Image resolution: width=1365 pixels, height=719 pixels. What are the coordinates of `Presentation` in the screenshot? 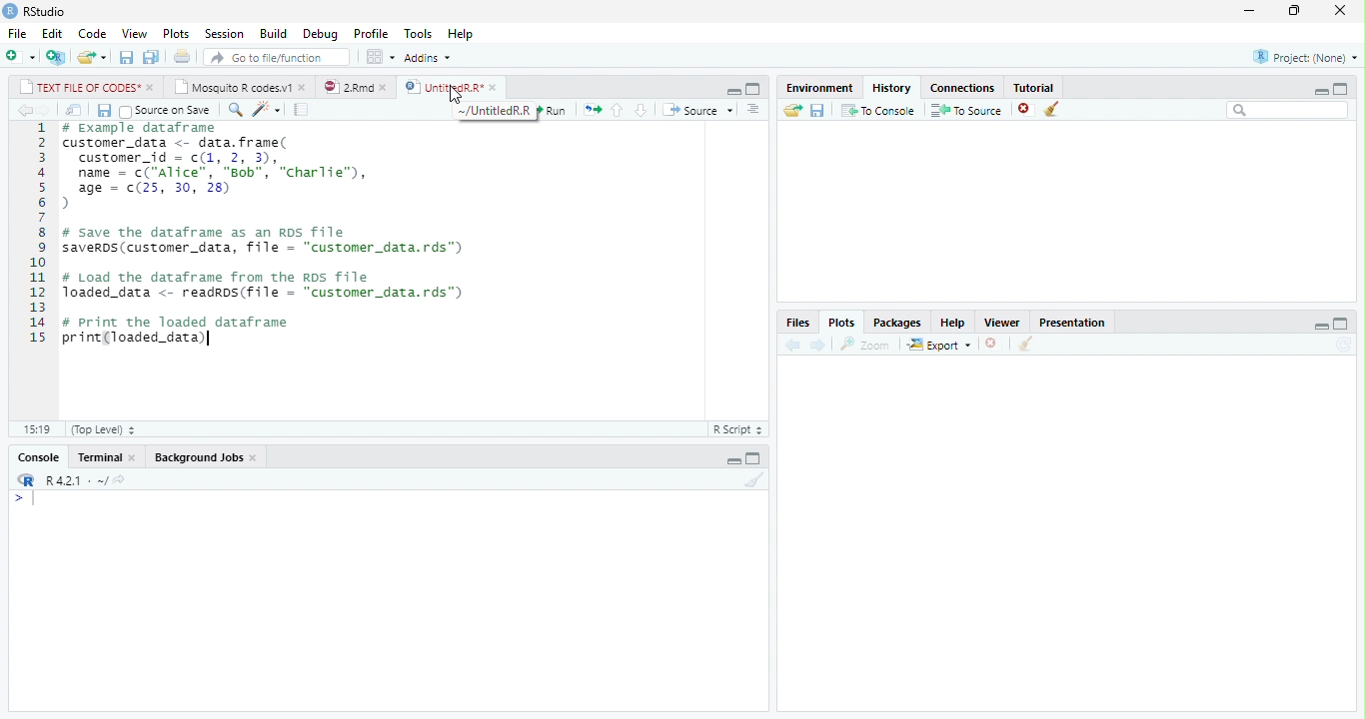 It's located at (1071, 322).